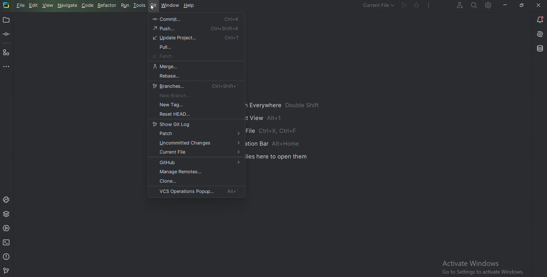 The image size is (547, 277). What do you see at coordinates (403, 6) in the screenshot?
I see `Run` at bounding box center [403, 6].